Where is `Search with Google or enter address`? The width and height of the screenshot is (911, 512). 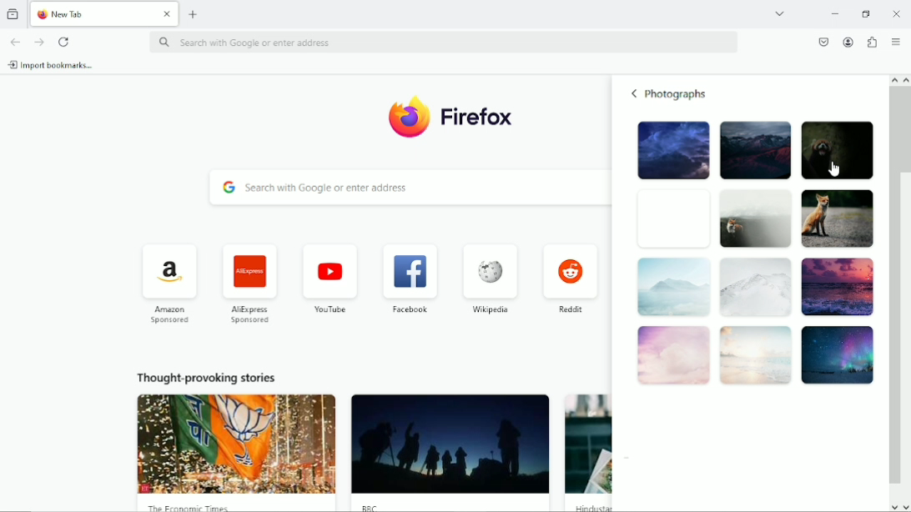
Search with Google or enter address is located at coordinates (440, 41).